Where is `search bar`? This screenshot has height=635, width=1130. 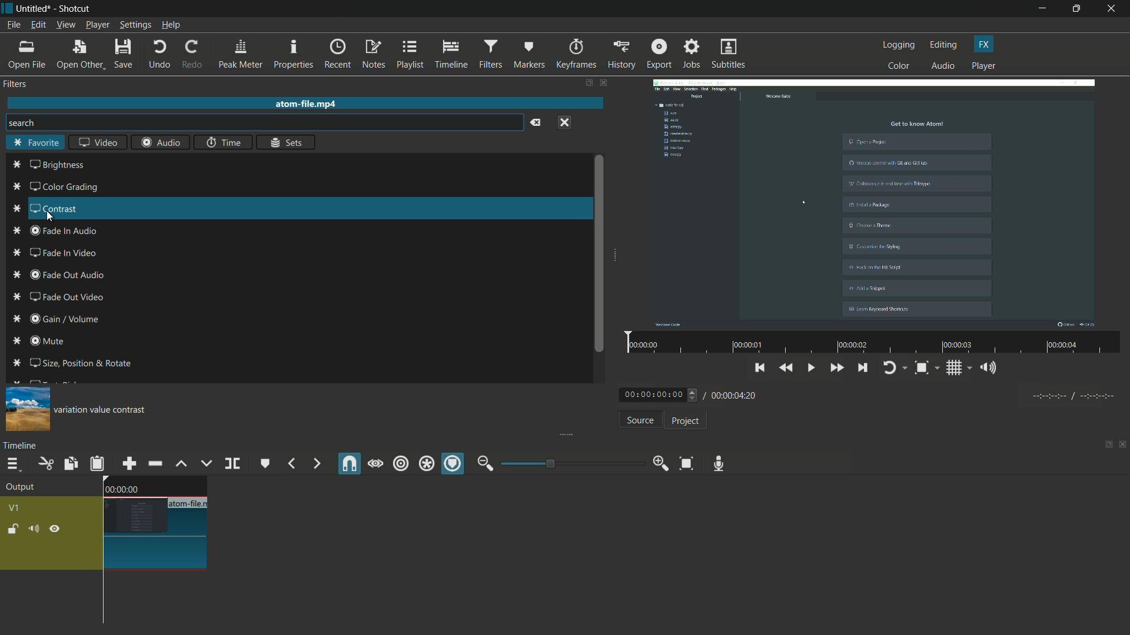
search bar is located at coordinates (262, 122).